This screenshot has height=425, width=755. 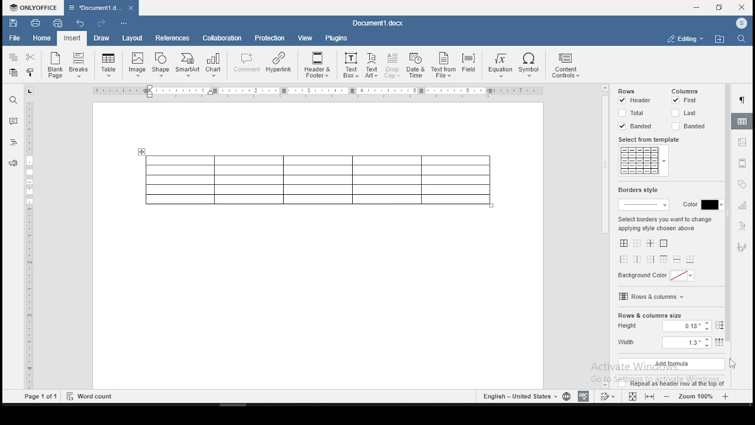 What do you see at coordinates (656, 276) in the screenshot?
I see `background color` at bounding box center [656, 276].